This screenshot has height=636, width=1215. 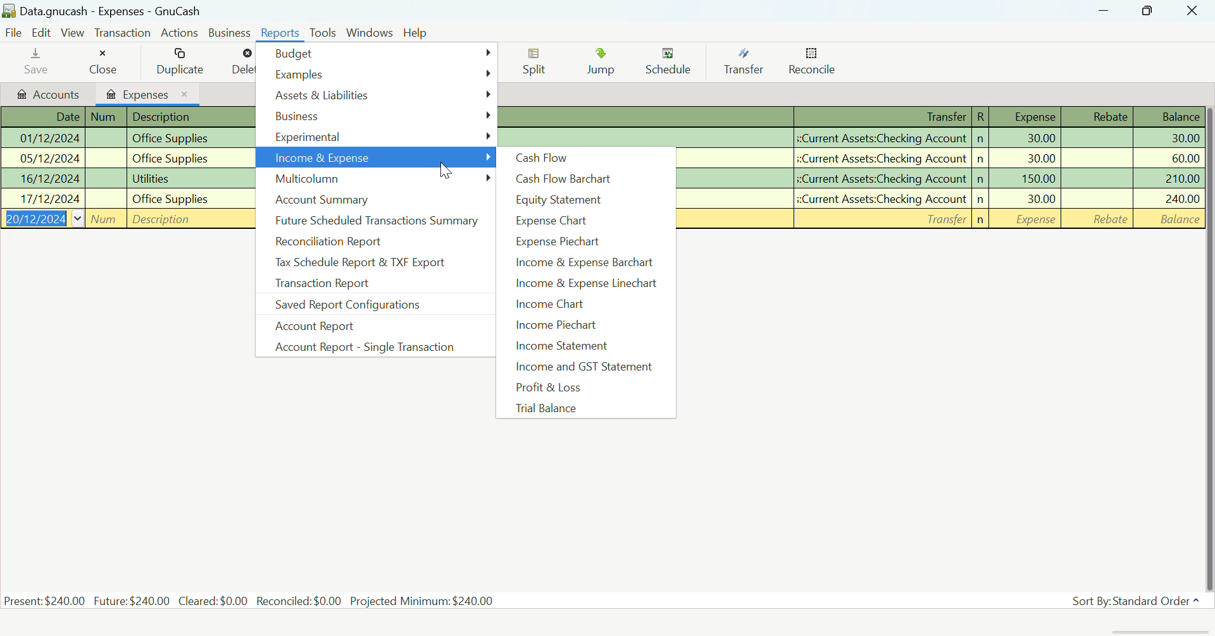 What do you see at coordinates (371, 201) in the screenshot?
I see `Account Summary` at bounding box center [371, 201].